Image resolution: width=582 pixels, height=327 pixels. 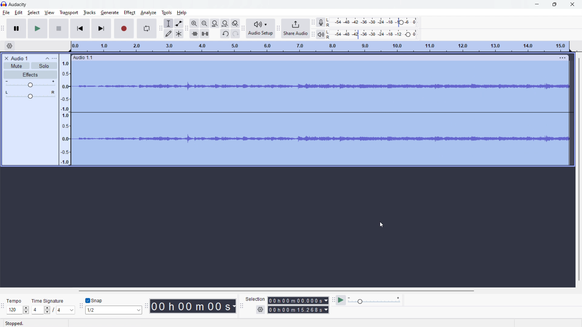 I want to click on view, so click(x=49, y=13).